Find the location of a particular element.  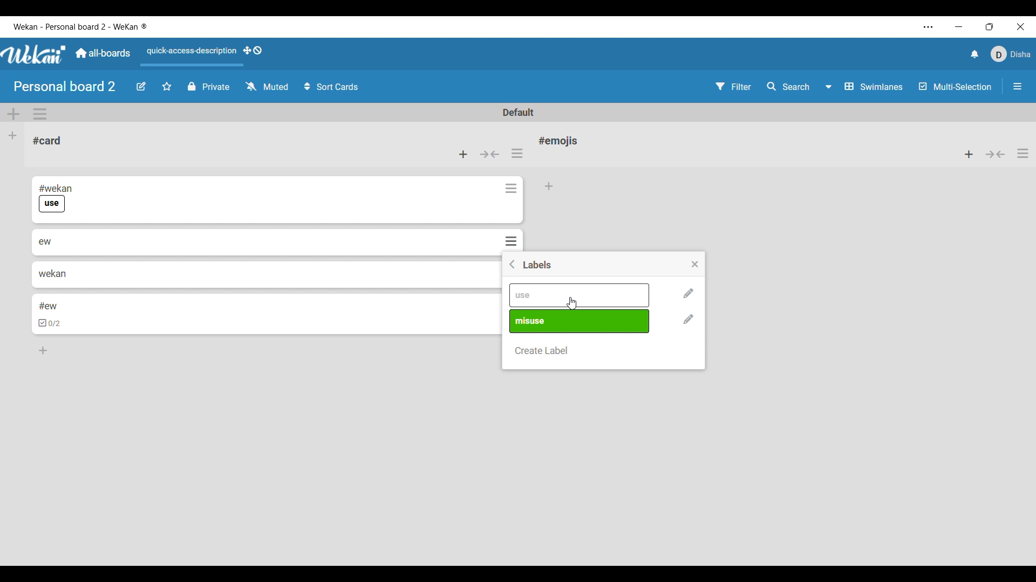

Swimlanes and other board view options is located at coordinates (863, 86).